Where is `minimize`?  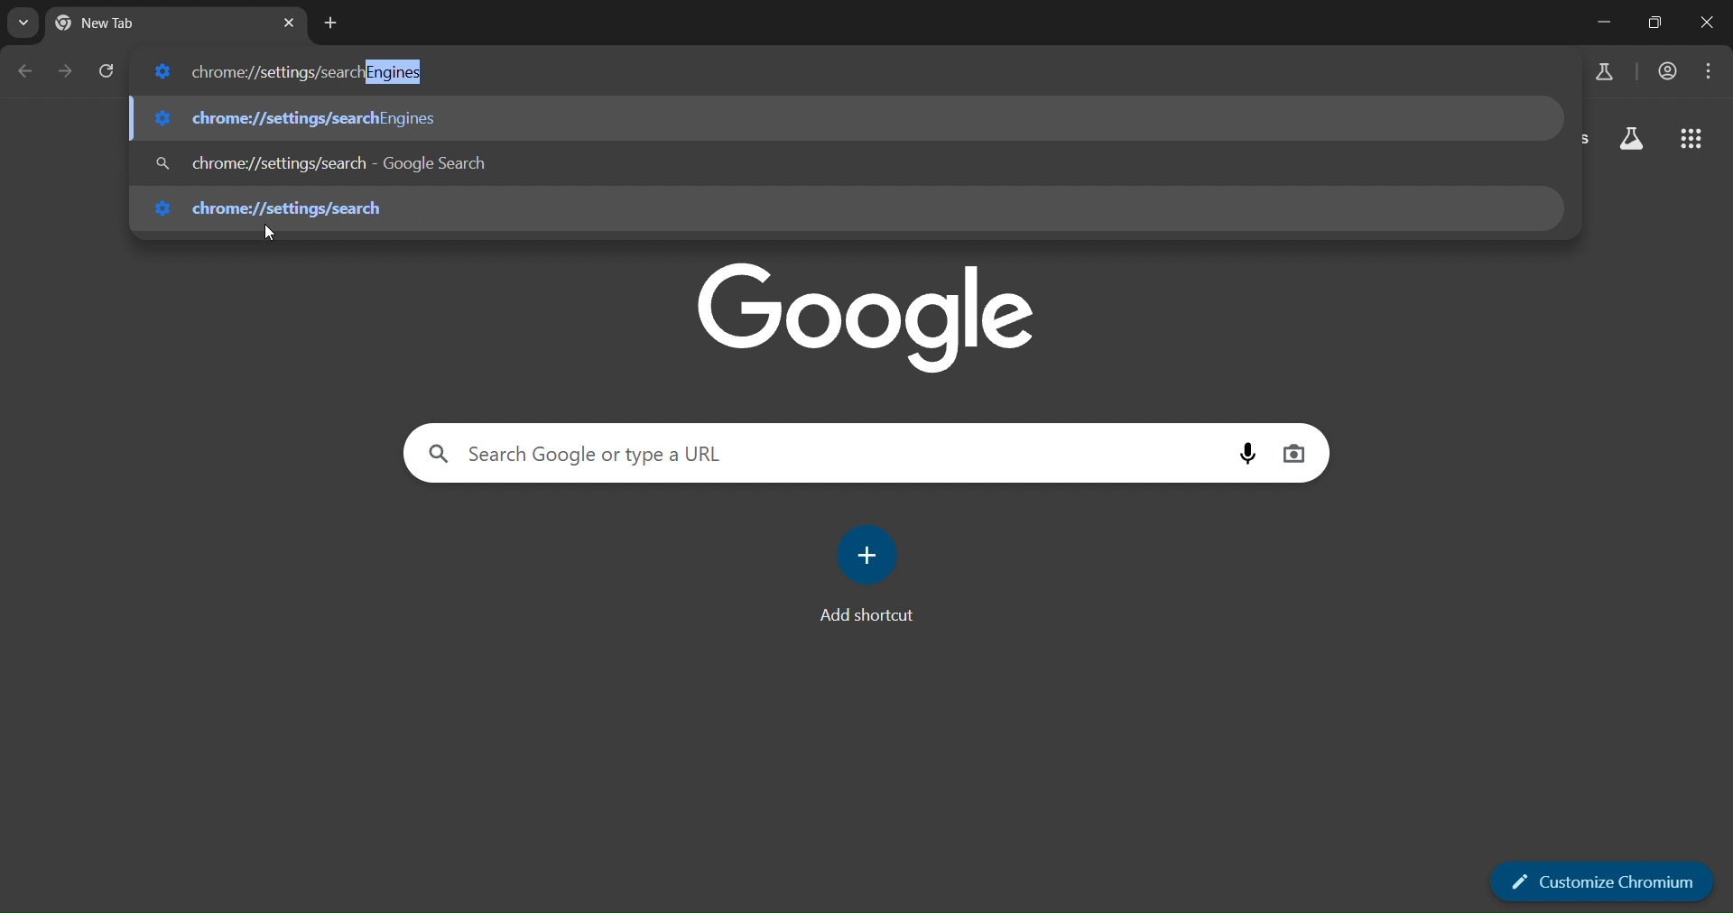 minimize is located at coordinates (1604, 21).